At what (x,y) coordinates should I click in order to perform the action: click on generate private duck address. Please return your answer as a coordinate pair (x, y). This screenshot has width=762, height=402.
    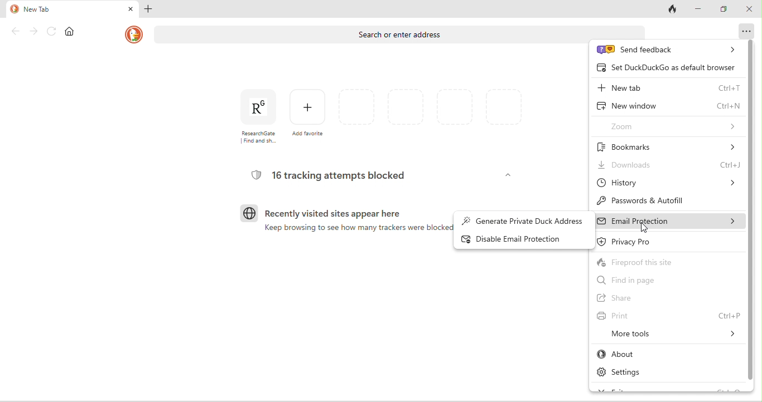
    Looking at the image, I should click on (523, 219).